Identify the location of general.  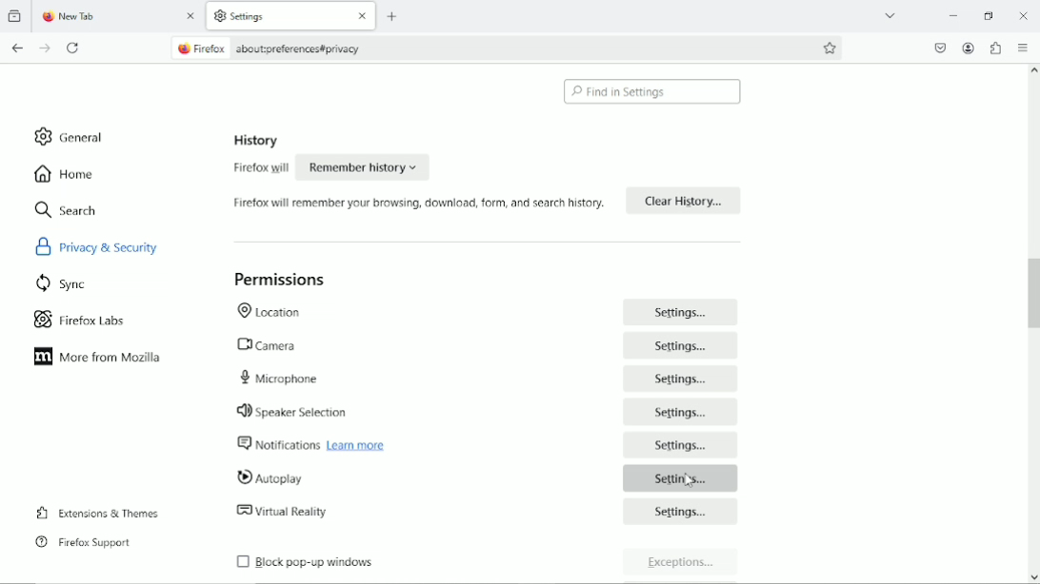
(71, 136).